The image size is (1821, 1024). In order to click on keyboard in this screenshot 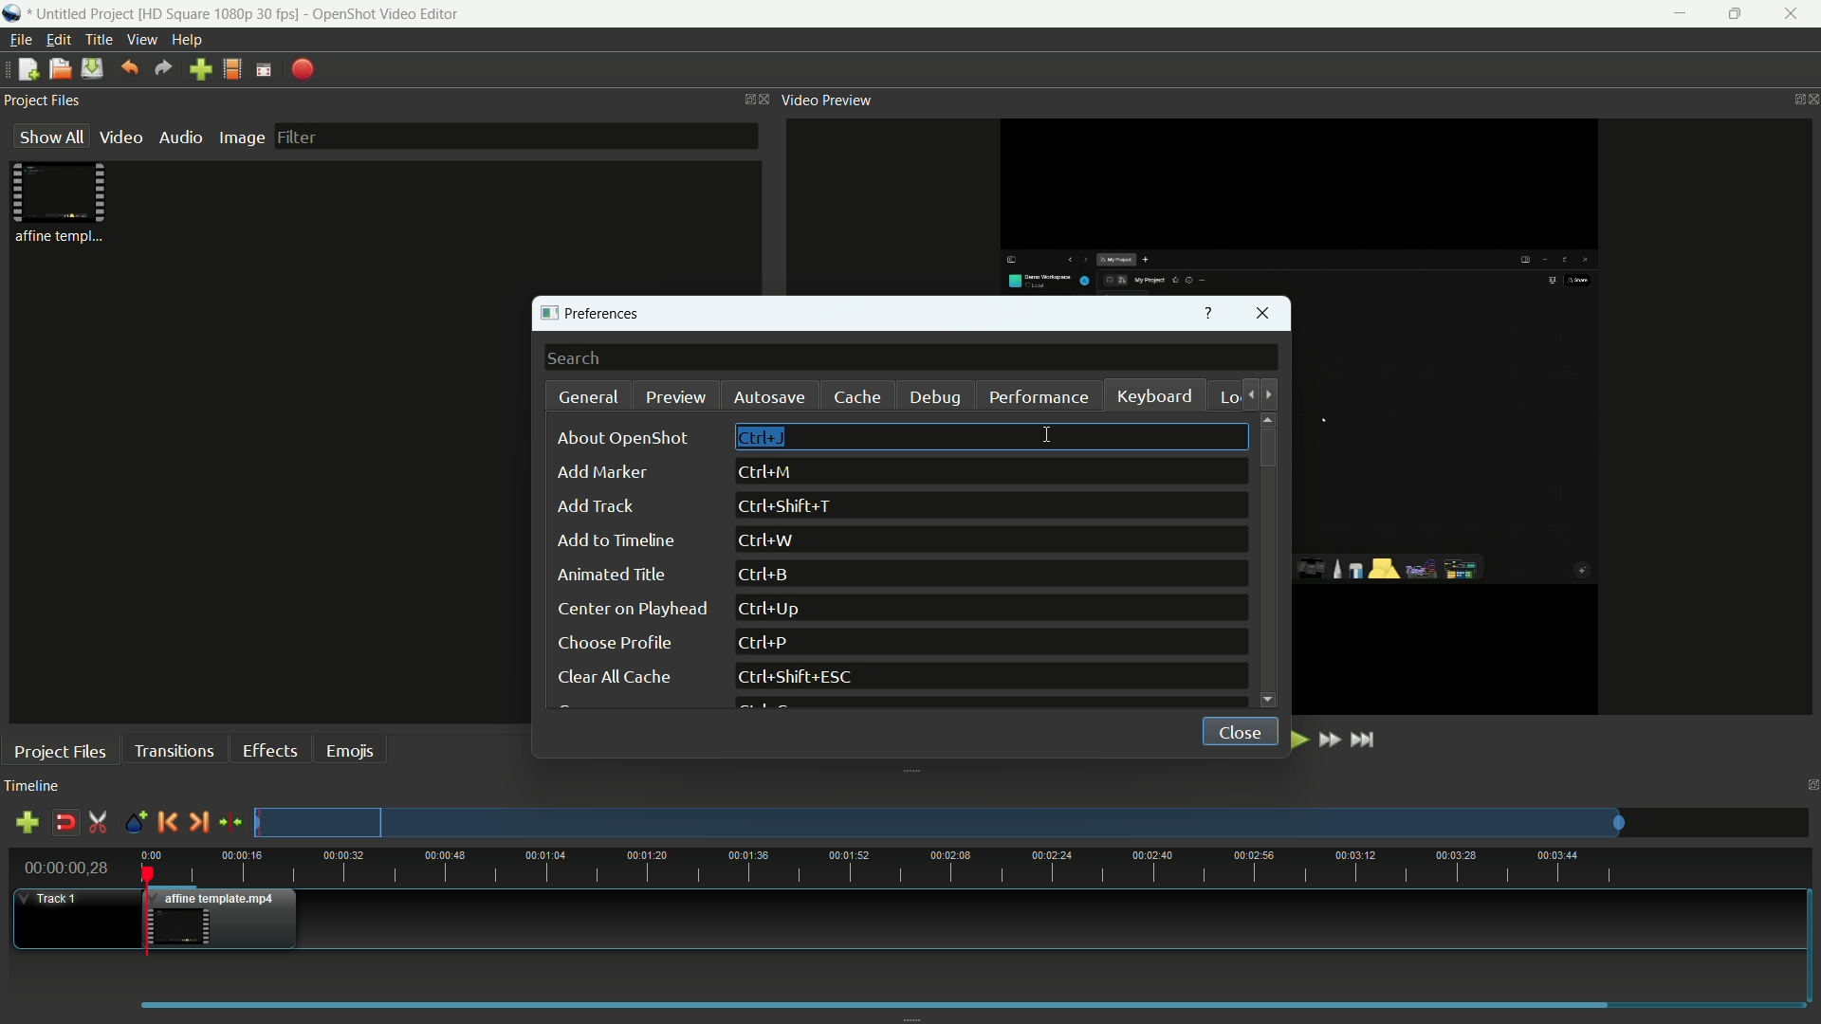, I will do `click(1156, 398)`.